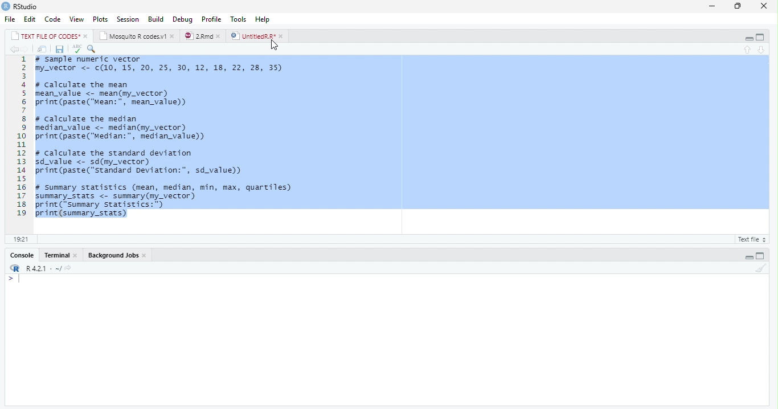 The image size is (778, 409). What do you see at coordinates (14, 269) in the screenshot?
I see `icon` at bounding box center [14, 269].